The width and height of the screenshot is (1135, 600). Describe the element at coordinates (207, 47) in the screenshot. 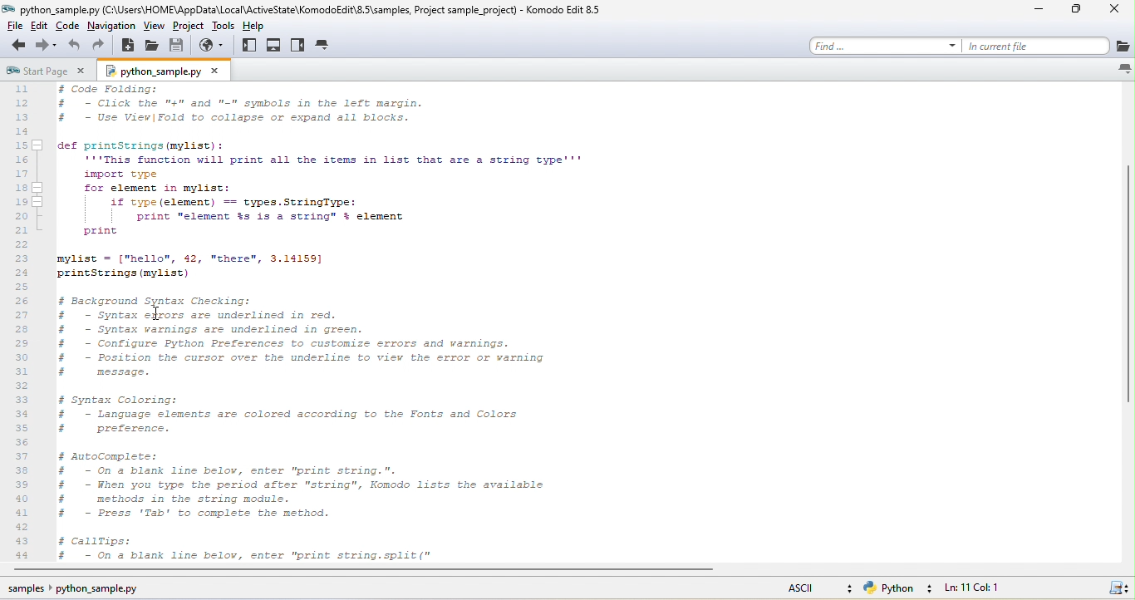

I see `browse` at that location.